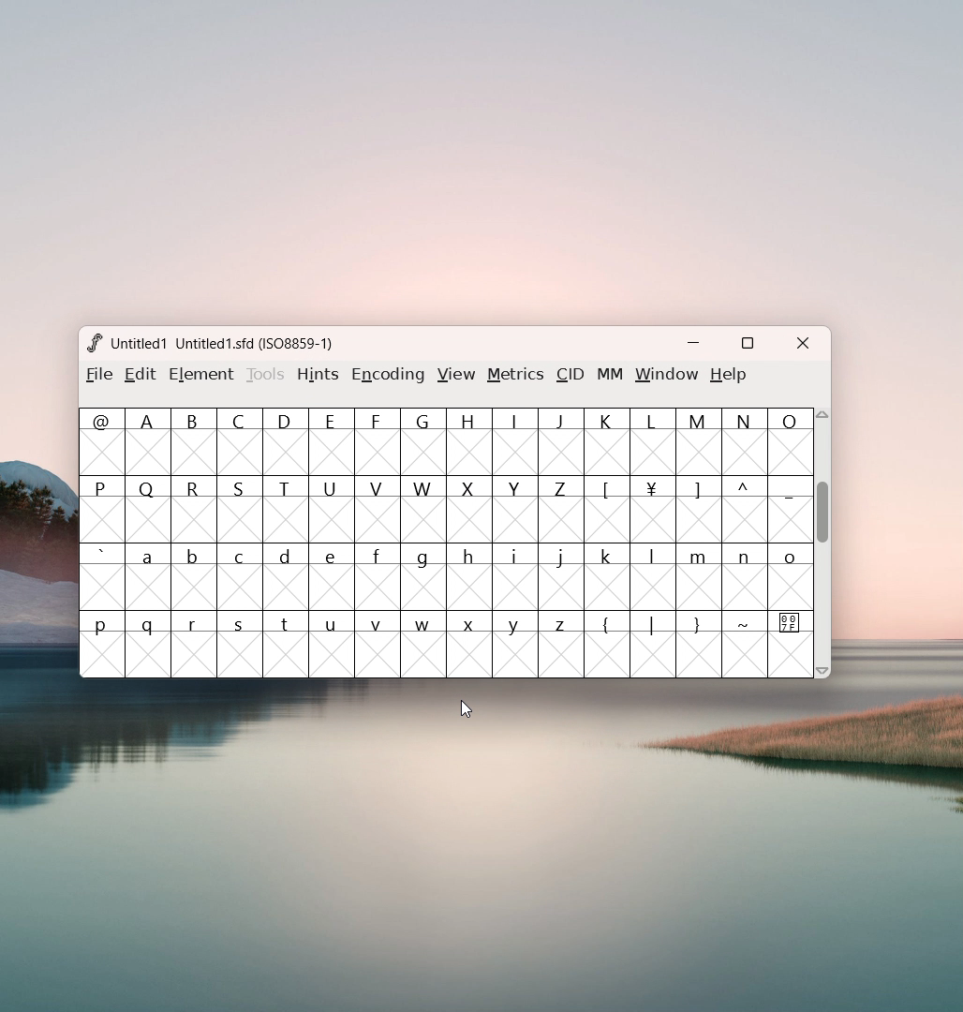 This screenshot has width=963, height=1012. What do you see at coordinates (562, 510) in the screenshot?
I see `Z` at bounding box center [562, 510].